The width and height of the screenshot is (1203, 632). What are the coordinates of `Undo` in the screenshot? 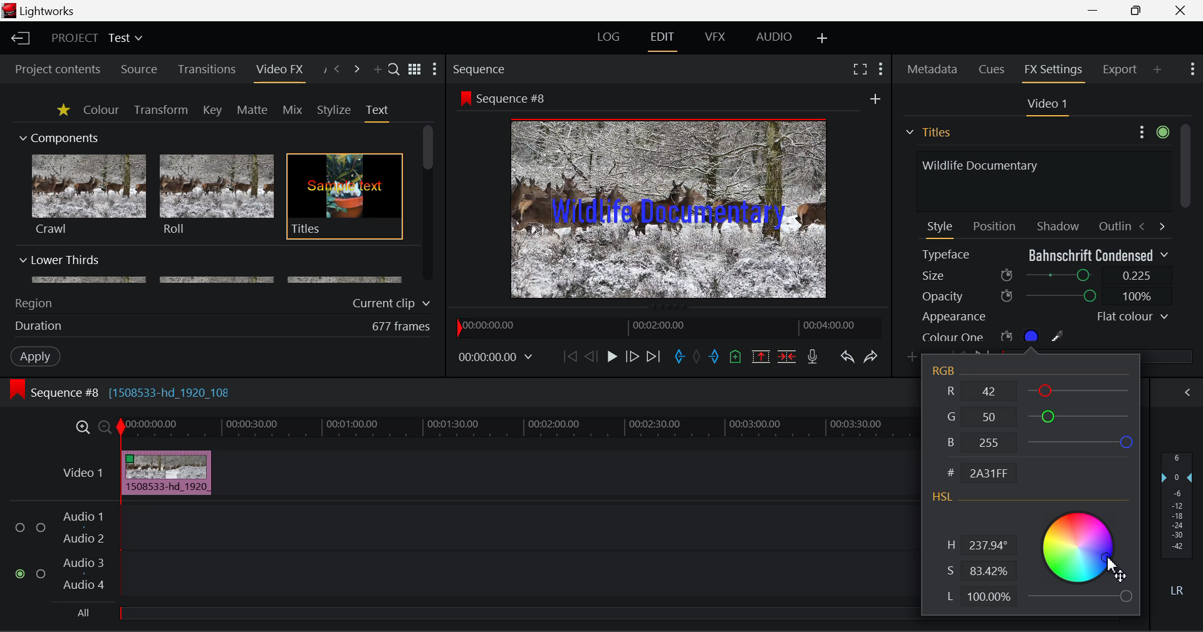 It's located at (847, 358).